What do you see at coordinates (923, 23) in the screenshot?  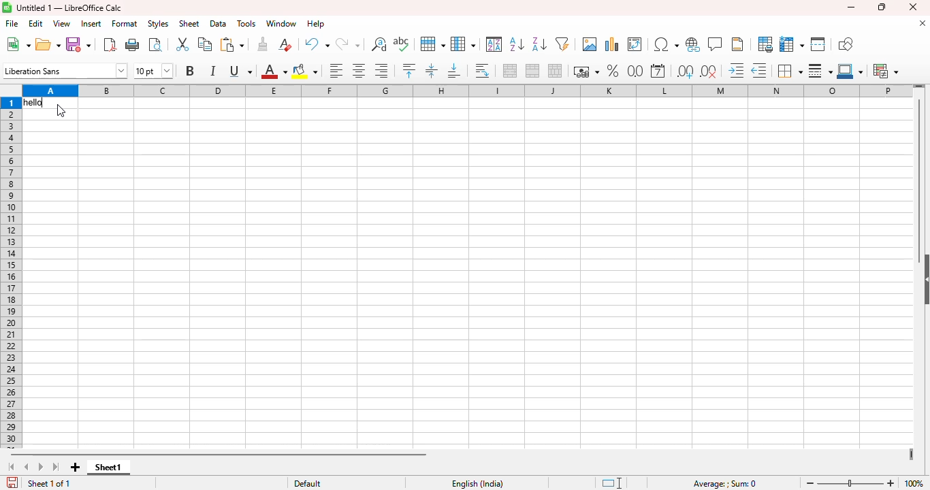 I see `close document` at bounding box center [923, 23].